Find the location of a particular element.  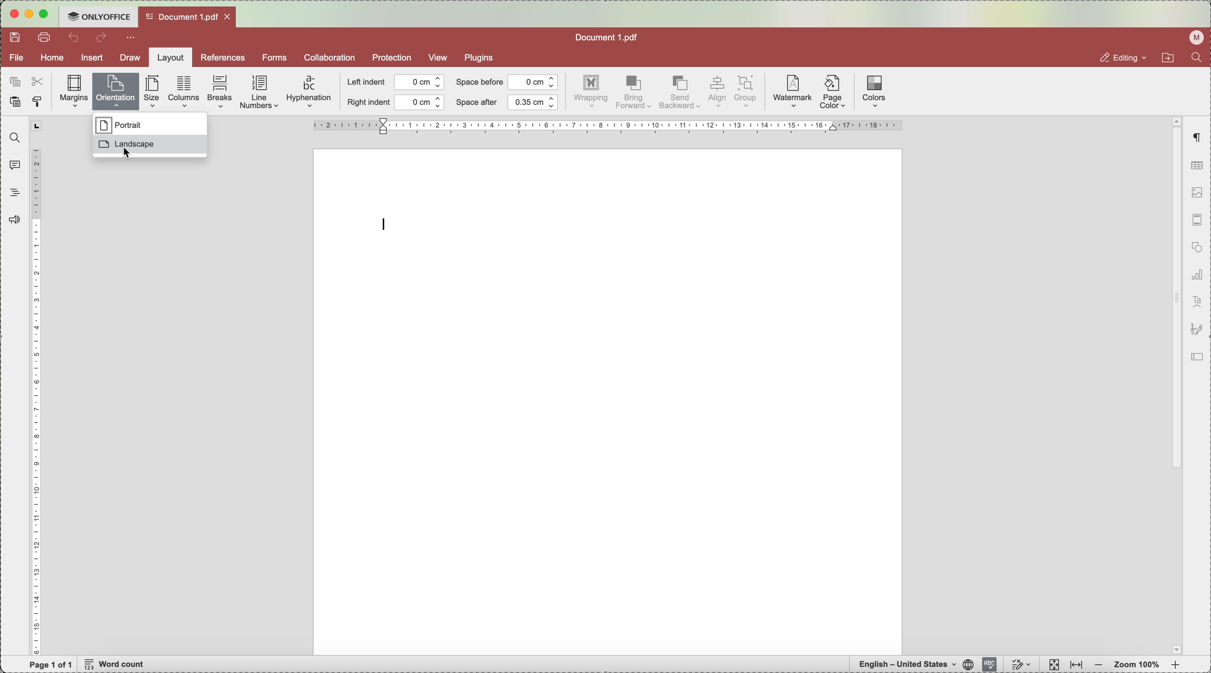

size is located at coordinates (154, 92).